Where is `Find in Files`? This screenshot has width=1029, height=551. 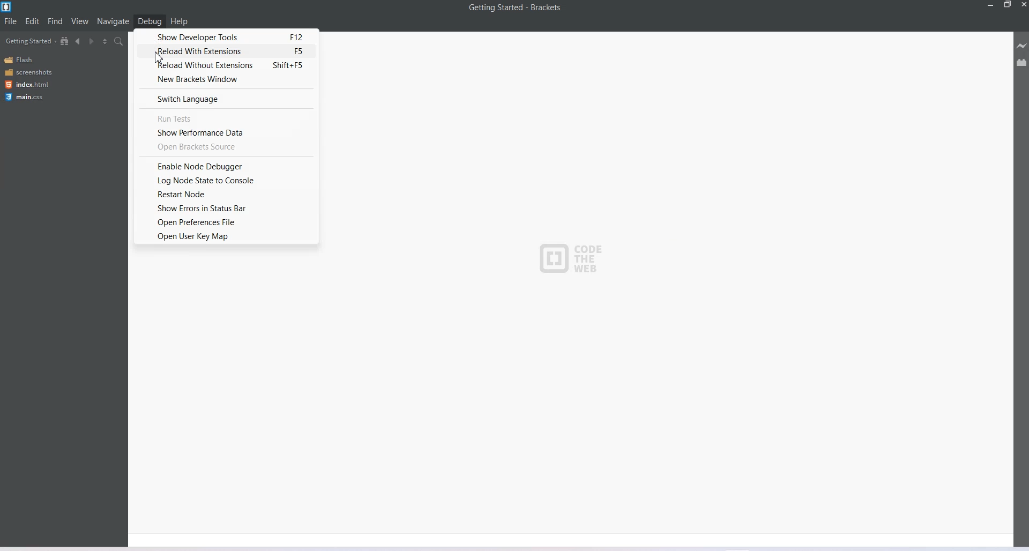
Find in Files is located at coordinates (119, 41).